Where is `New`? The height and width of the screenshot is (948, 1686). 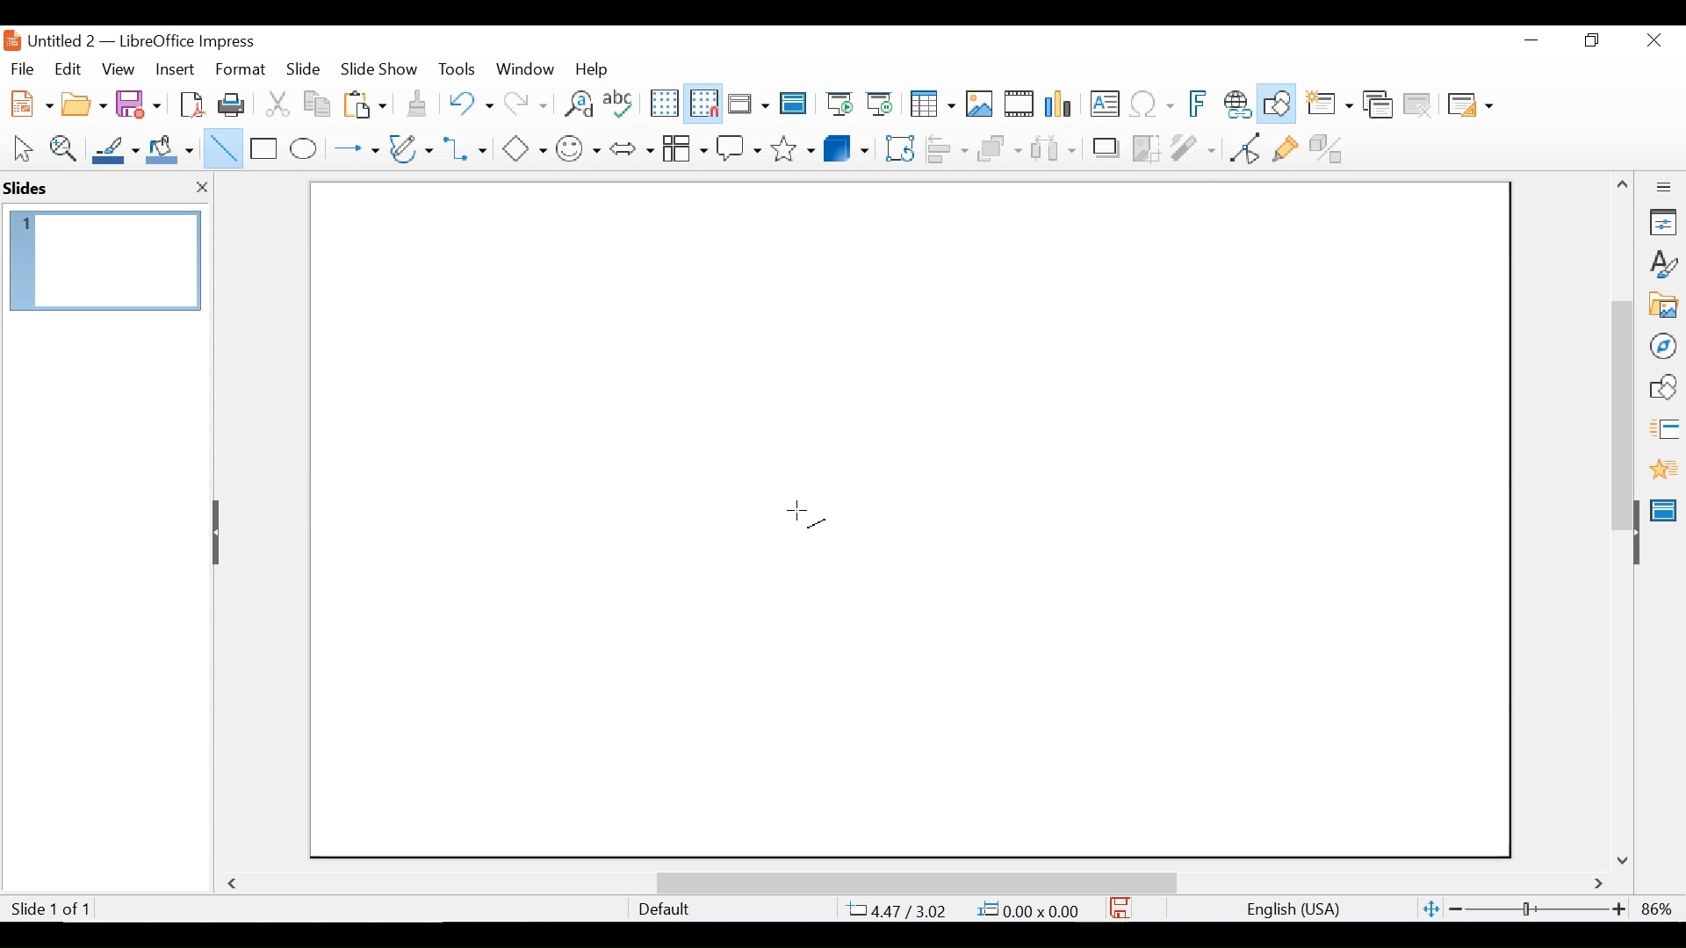 New is located at coordinates (28, 102).